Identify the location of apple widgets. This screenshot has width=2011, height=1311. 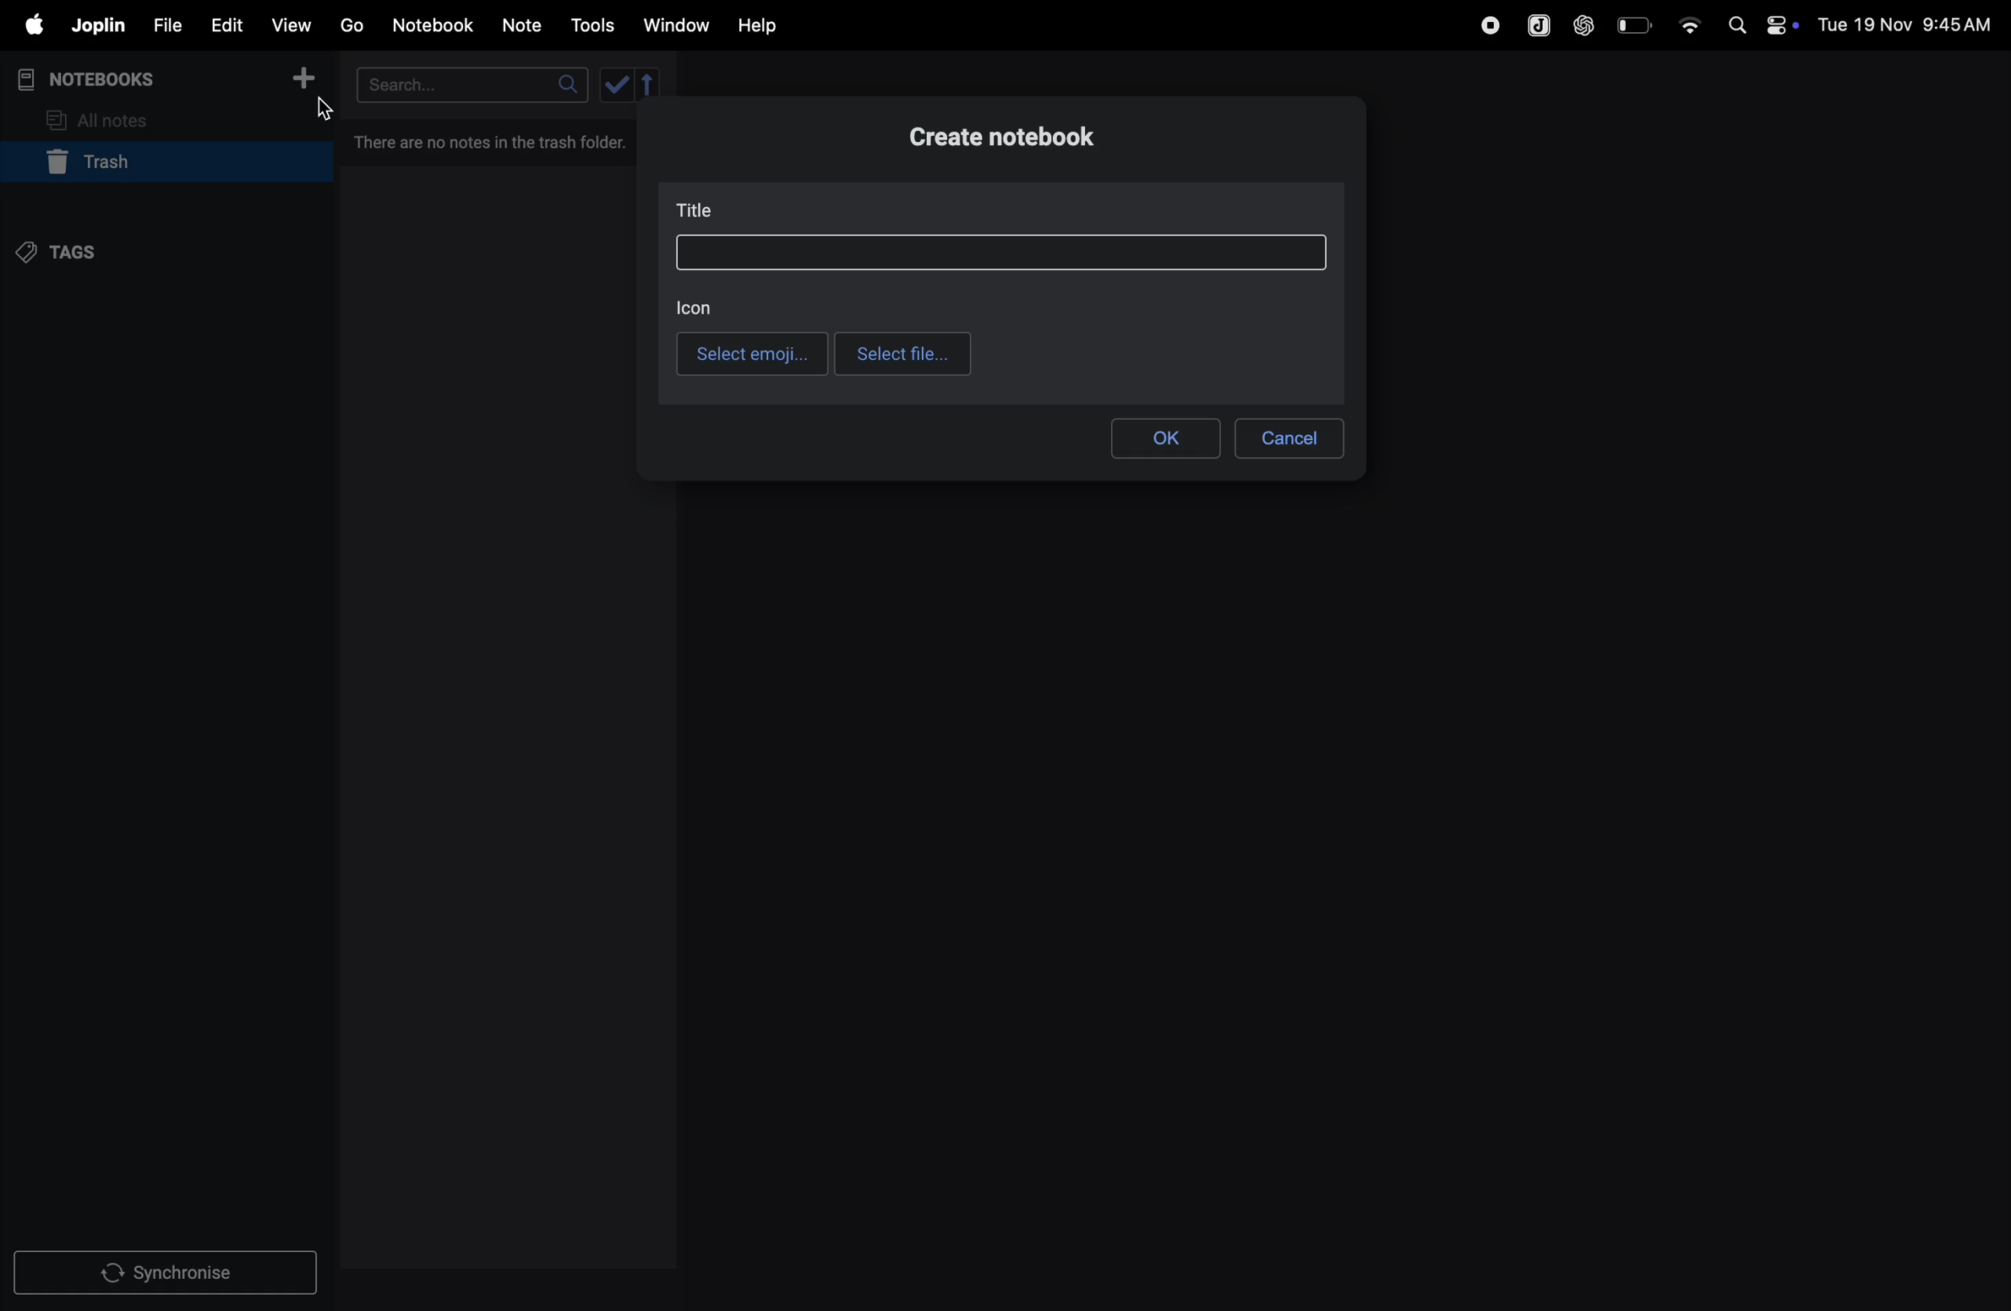
(1759, 23).